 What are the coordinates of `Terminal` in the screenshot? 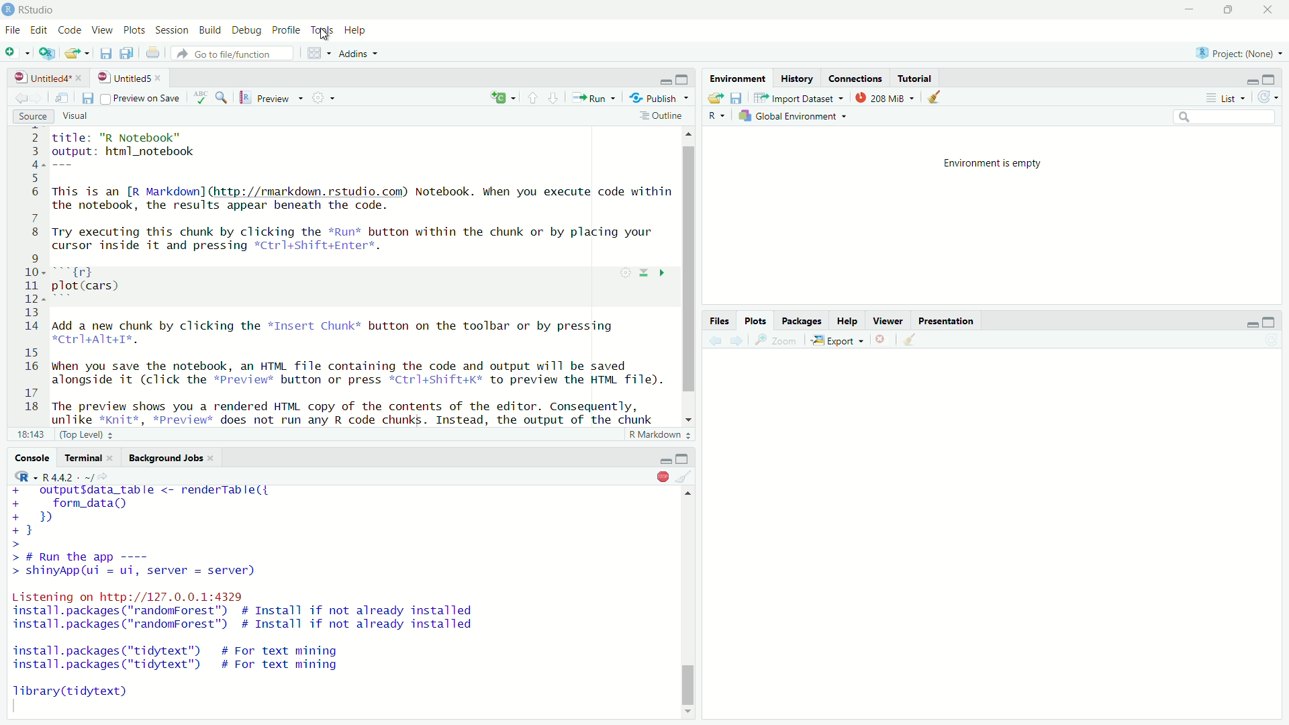 It's located at (89, 458).